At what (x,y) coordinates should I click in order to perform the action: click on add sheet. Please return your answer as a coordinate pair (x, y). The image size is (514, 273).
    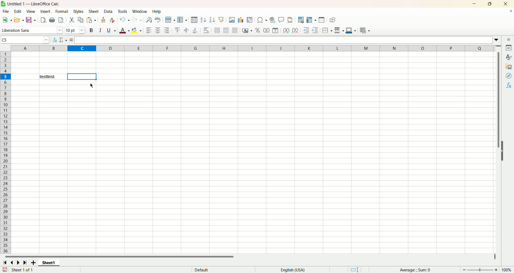
    Looking at the image, I should click on (34, 263).